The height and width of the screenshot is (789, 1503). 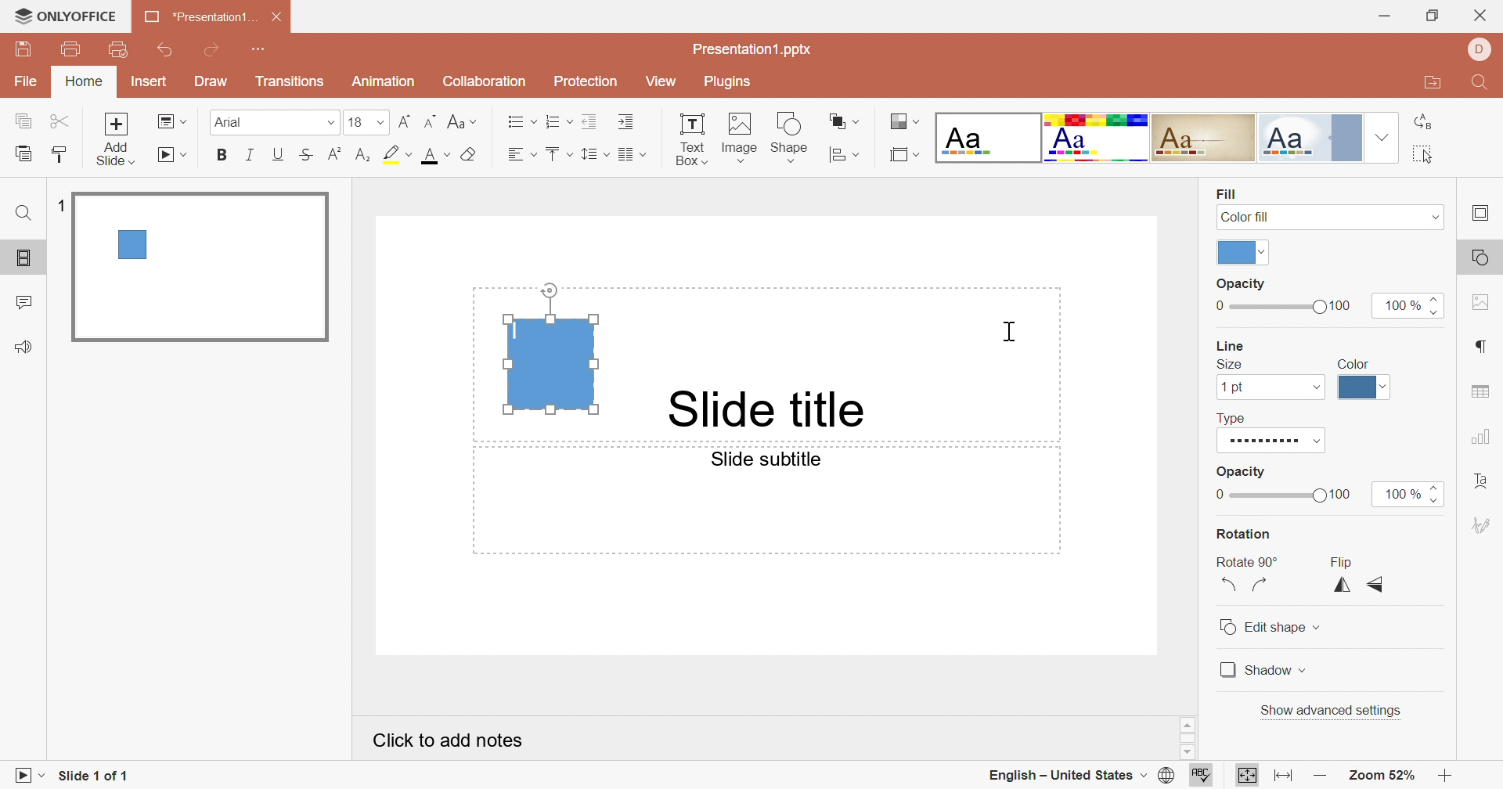 I want to click on Shapes, so click(x=793, y=136).